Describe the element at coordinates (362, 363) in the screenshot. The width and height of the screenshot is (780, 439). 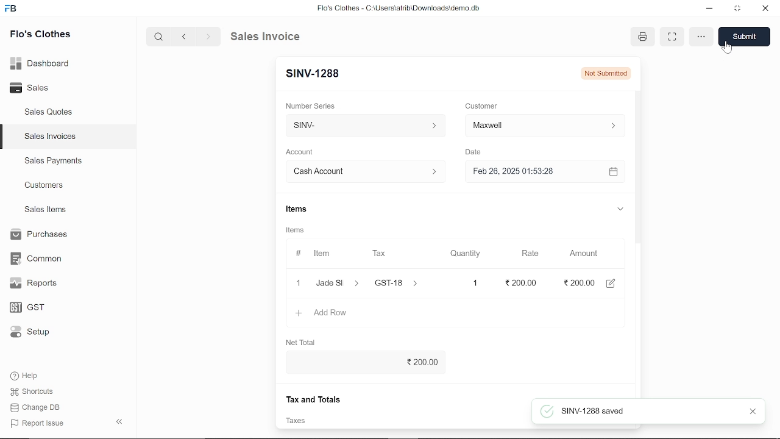
I see `200.00` at that location.